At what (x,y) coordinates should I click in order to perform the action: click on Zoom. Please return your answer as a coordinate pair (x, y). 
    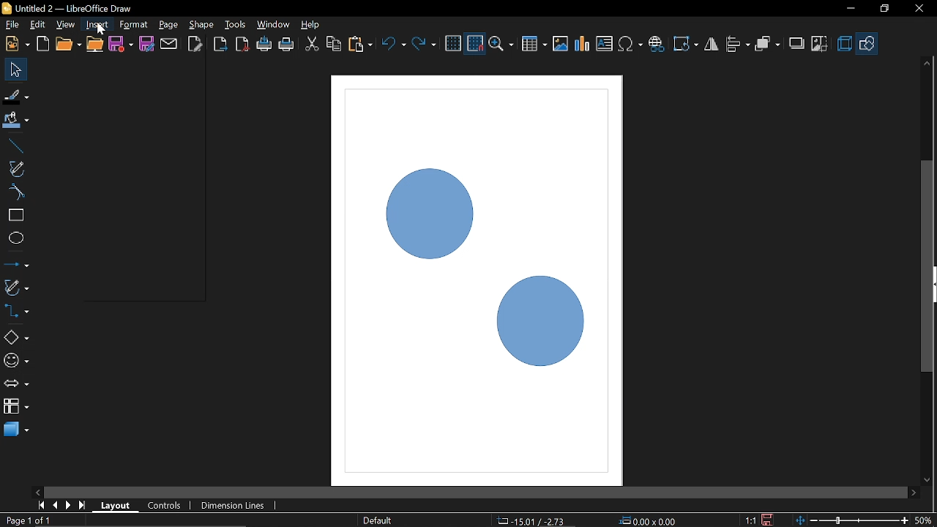
    Looking at the image, I should click on (503, 45).